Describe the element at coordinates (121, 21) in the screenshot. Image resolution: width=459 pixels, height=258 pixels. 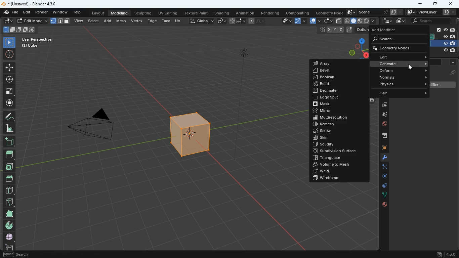
I see `mesh` at that location.